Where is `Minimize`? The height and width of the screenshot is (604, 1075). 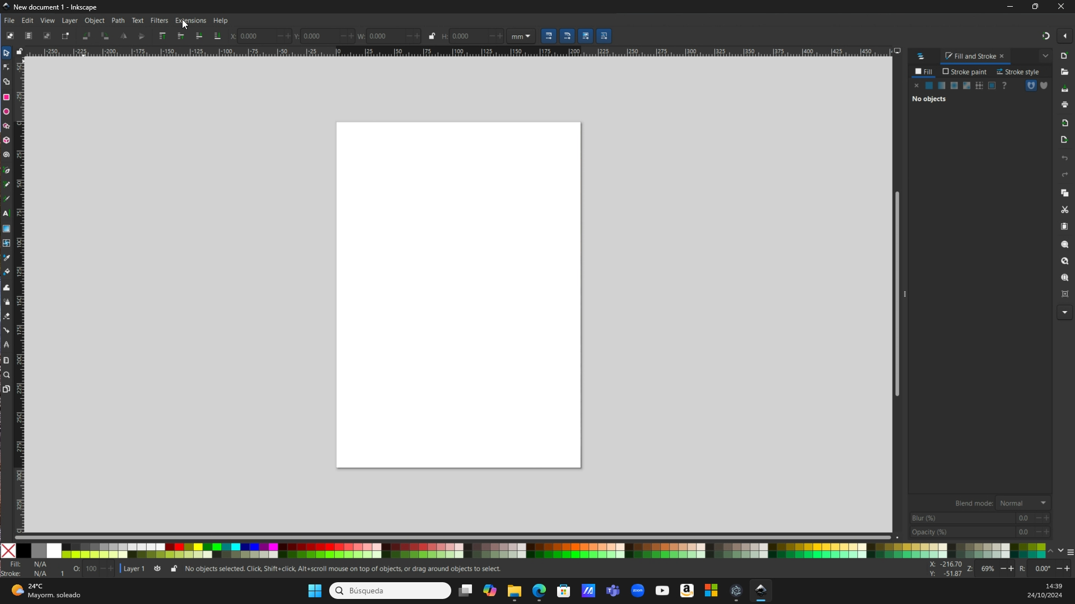 Minimize is located at coordinates (1011, 8).